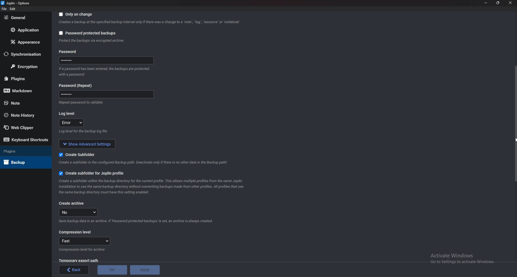  Describe the element at coordinates (514, 140) in the screenshot. I see `cursor` at that location.